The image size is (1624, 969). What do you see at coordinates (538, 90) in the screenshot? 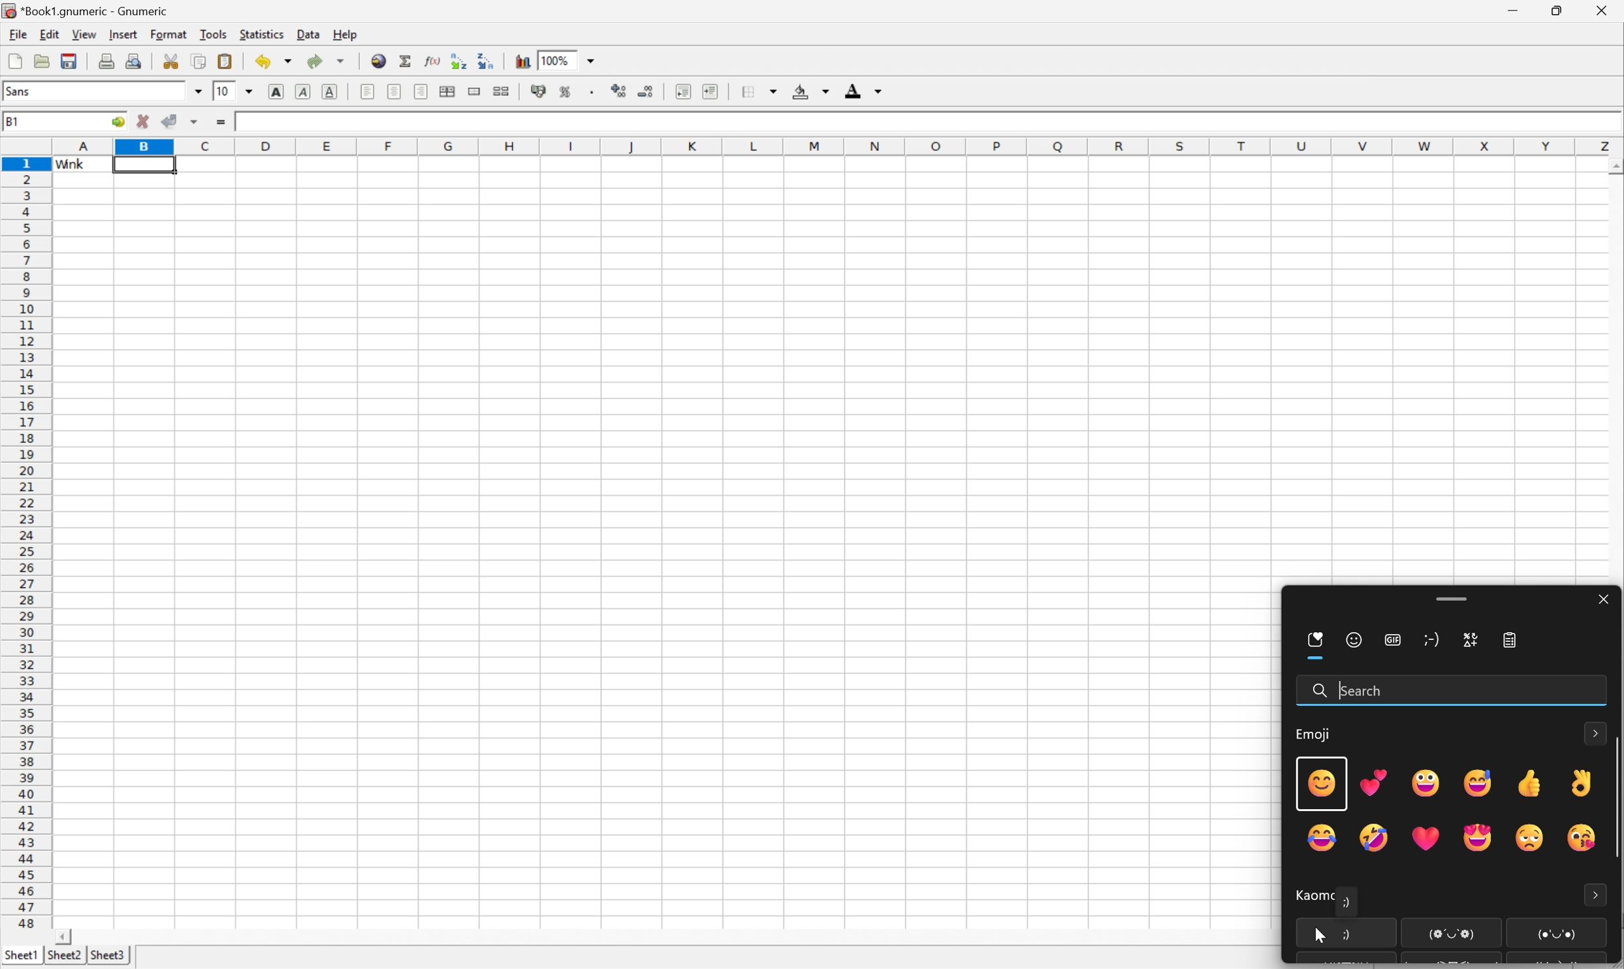
I see `format selection as accounting` at bounding box center [538, 90].